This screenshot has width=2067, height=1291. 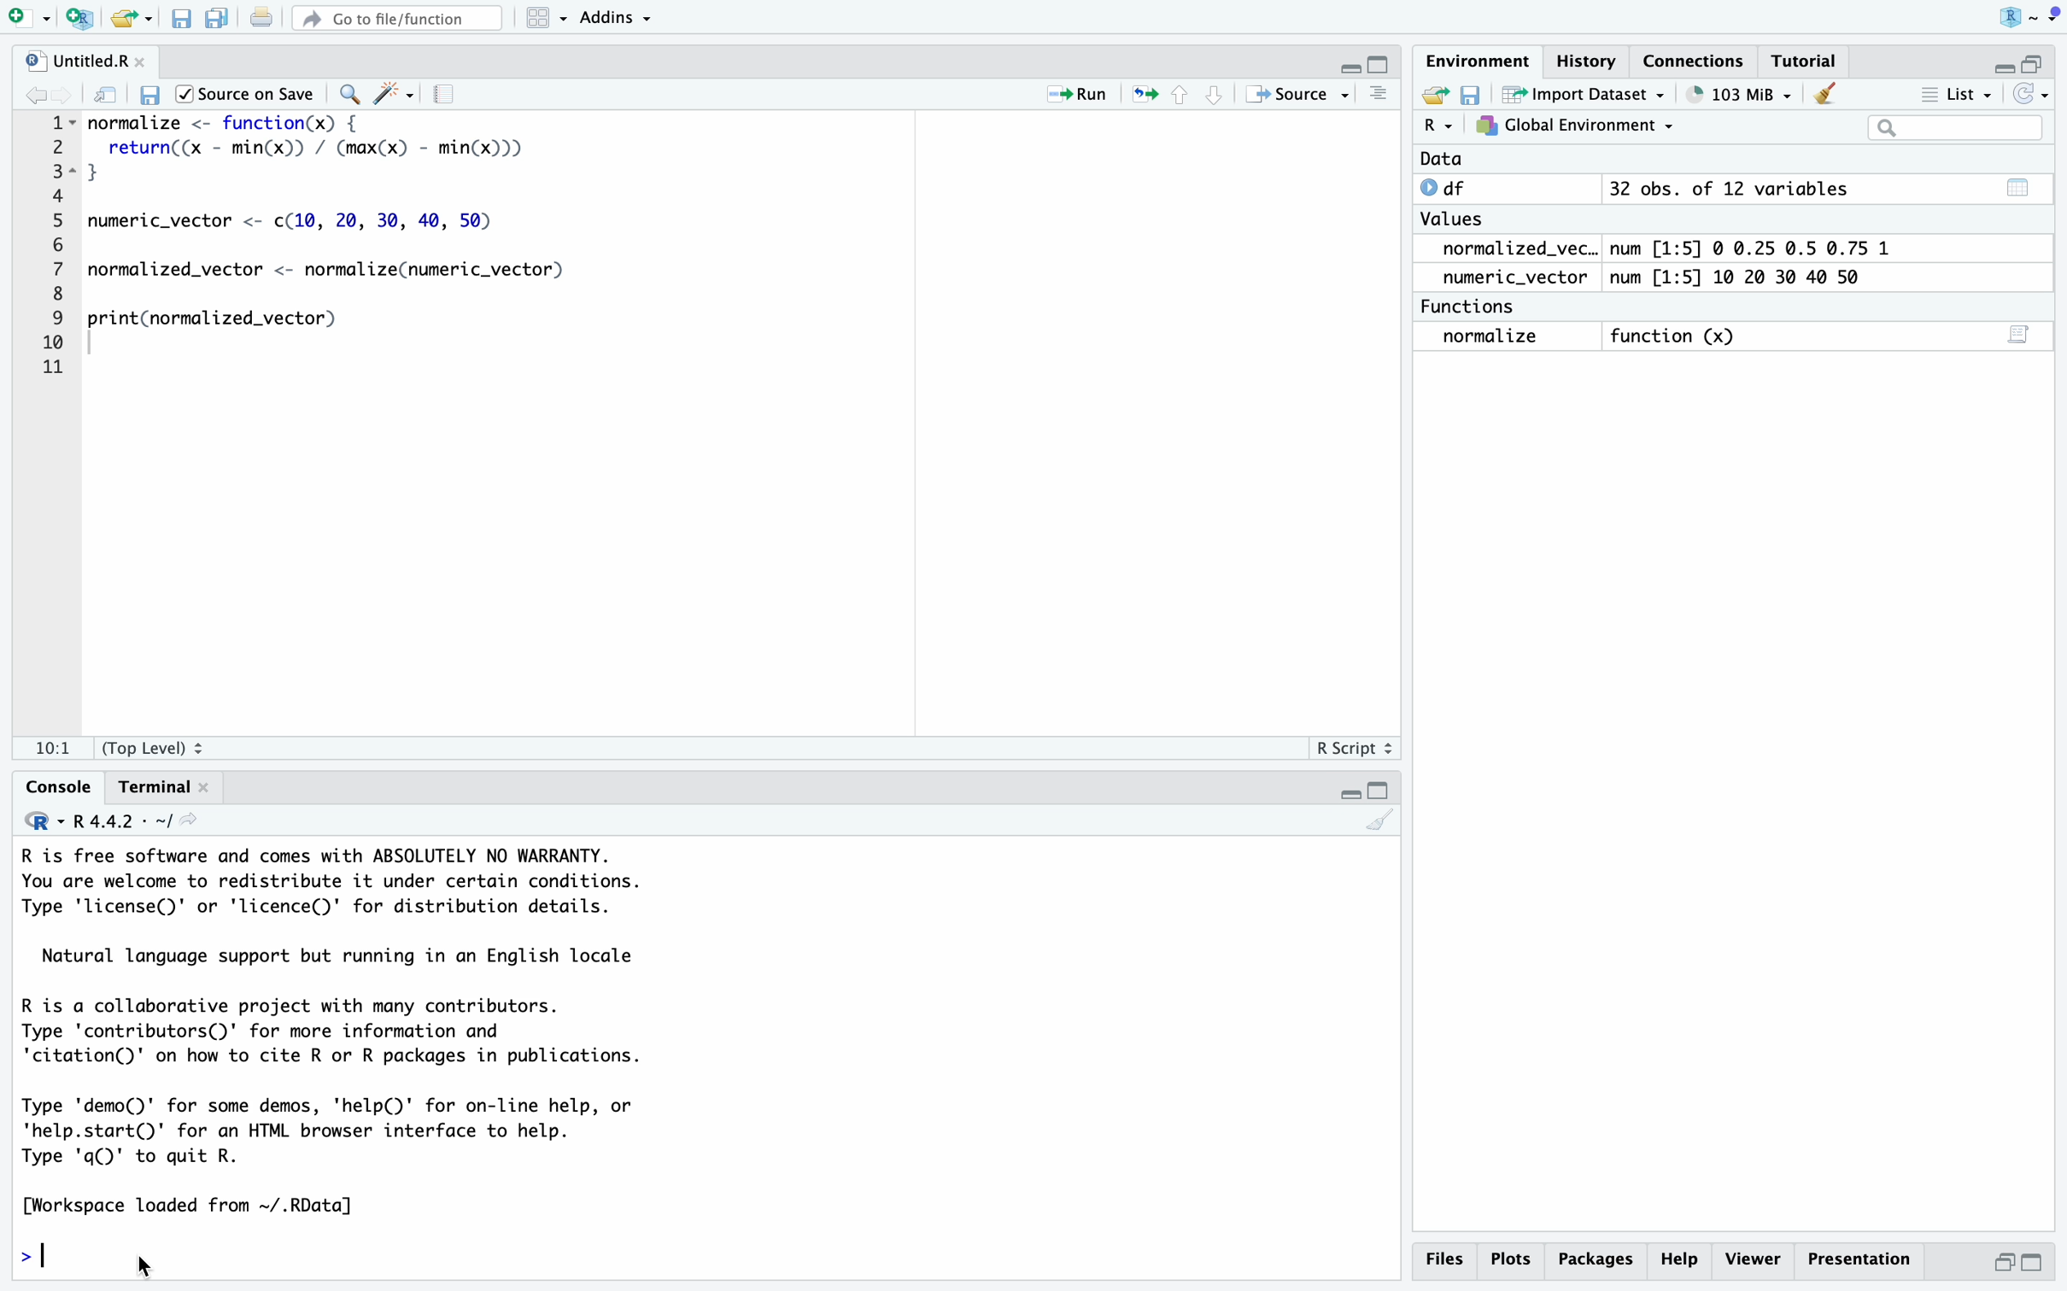 I want to click on Cursor, so click(x=158, y=1263).